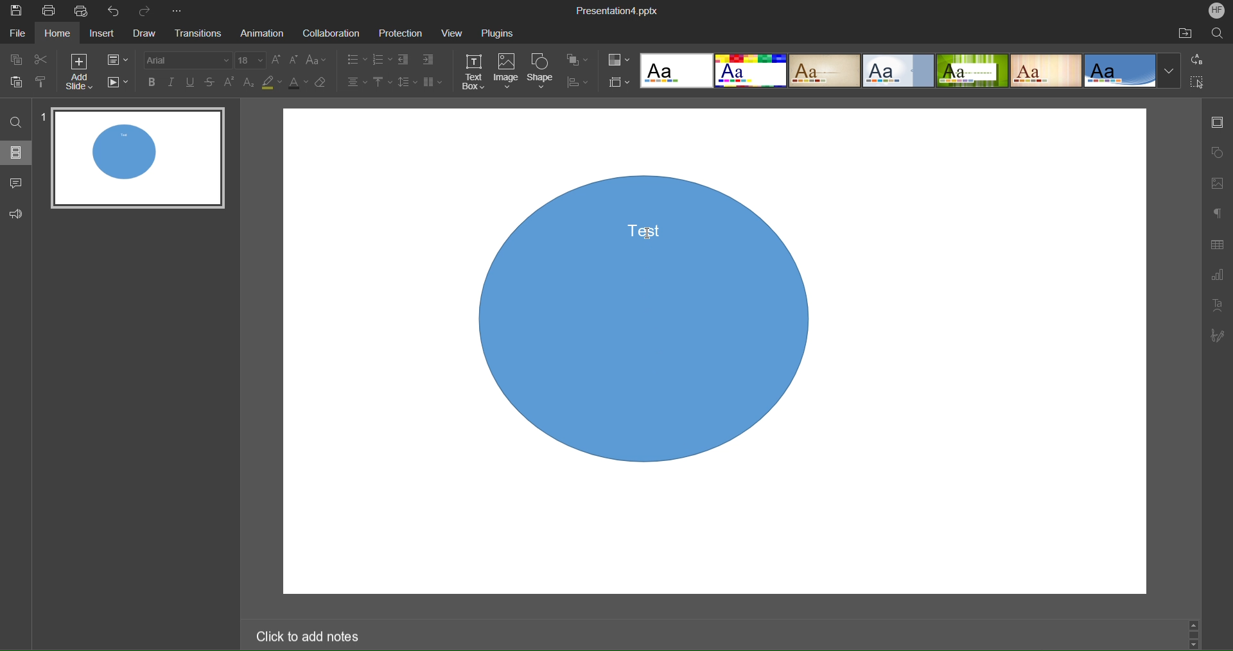 The image size is (1233, 651). What do you see at coordinates (1218, 306) in the screenshot?
I see `Text Art` at bounding box center [1218, 306].